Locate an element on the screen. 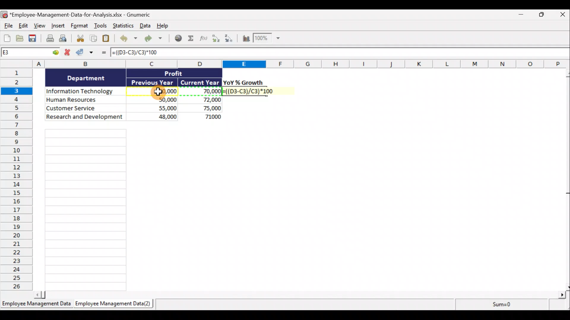  Insert is located at coordinates (57, 26).